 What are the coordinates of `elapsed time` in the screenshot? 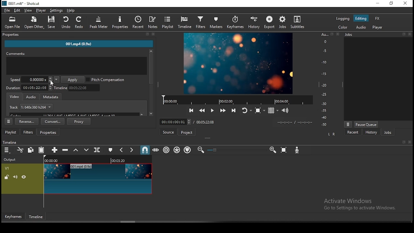 It's located at (175, 121).